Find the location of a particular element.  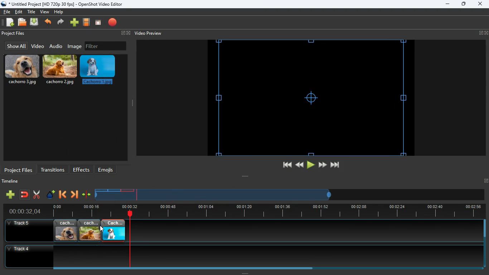

effect is located at coordinates (51, 195).